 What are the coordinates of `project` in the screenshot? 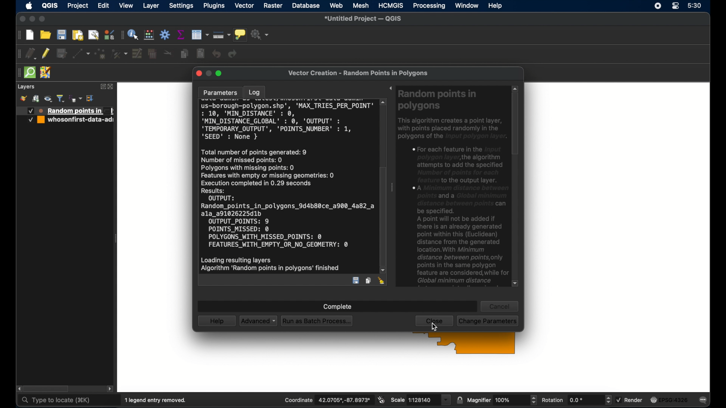 It's located at (78, 6).